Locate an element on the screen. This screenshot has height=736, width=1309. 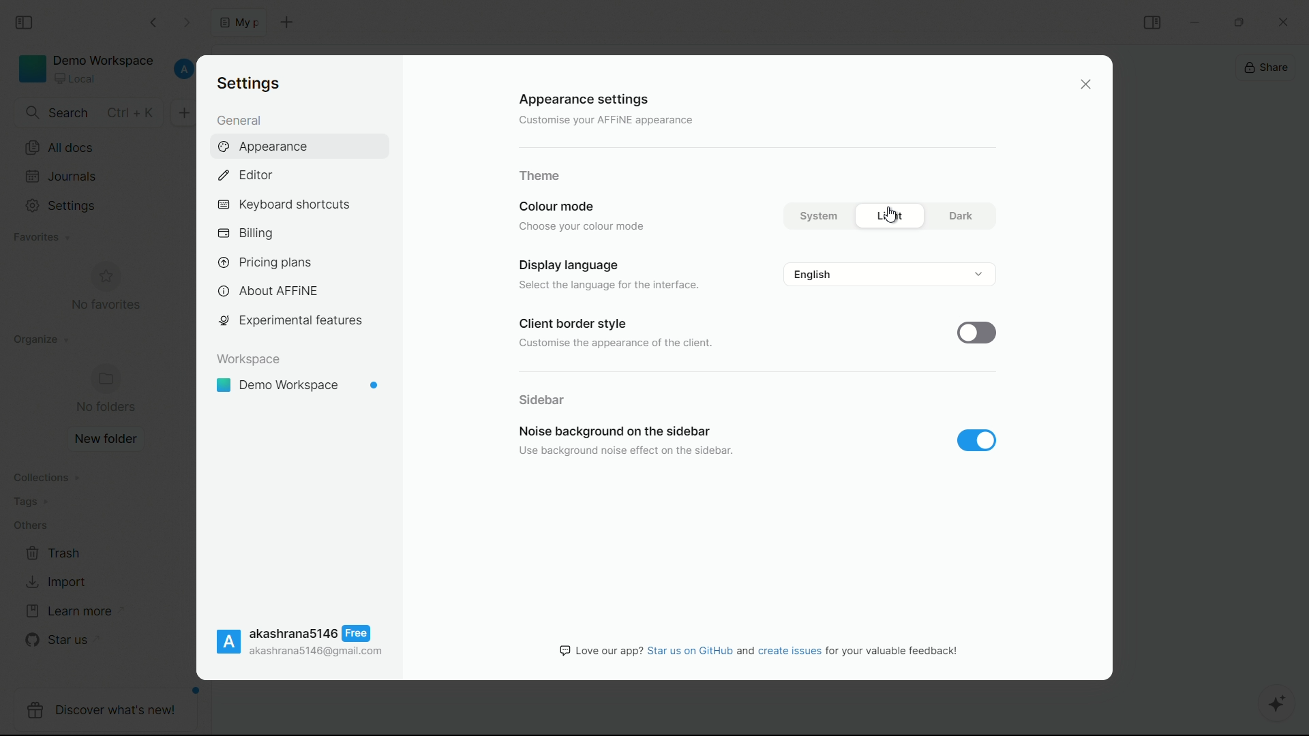
keyboard shortcuts is located at coordinates (283, 205).